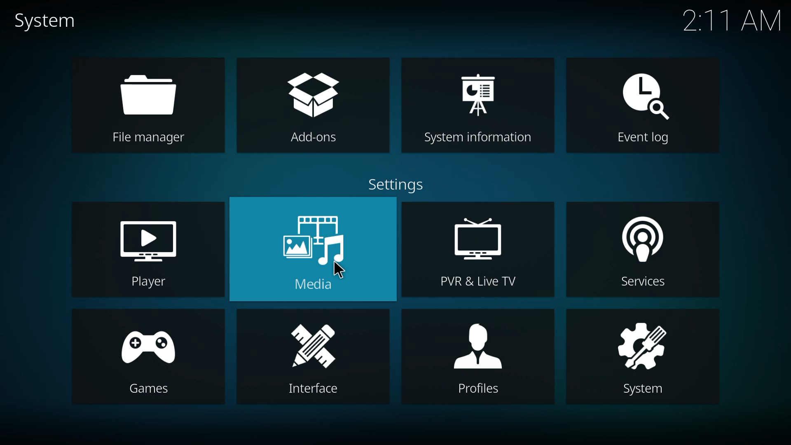  Describe the element at coordinates (732, 20) in the screenshot. I see `time` at that location.